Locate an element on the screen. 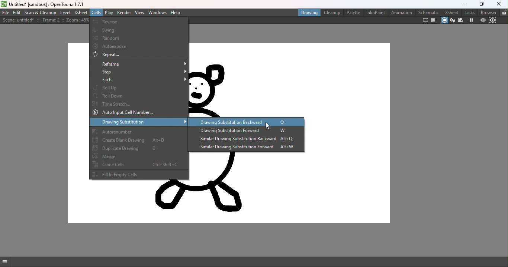 Image resolution: width=508 pixels, height=267 pixels. Duplicate drawing is located at coordinates (138, 149).